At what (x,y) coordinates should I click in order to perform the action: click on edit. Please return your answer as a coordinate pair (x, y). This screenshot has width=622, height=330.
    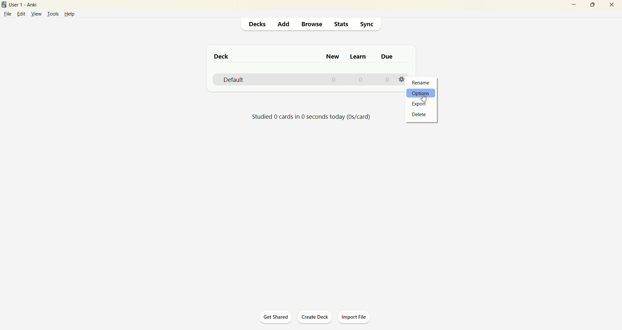
    Looking at the image, I should click on (21, 14).